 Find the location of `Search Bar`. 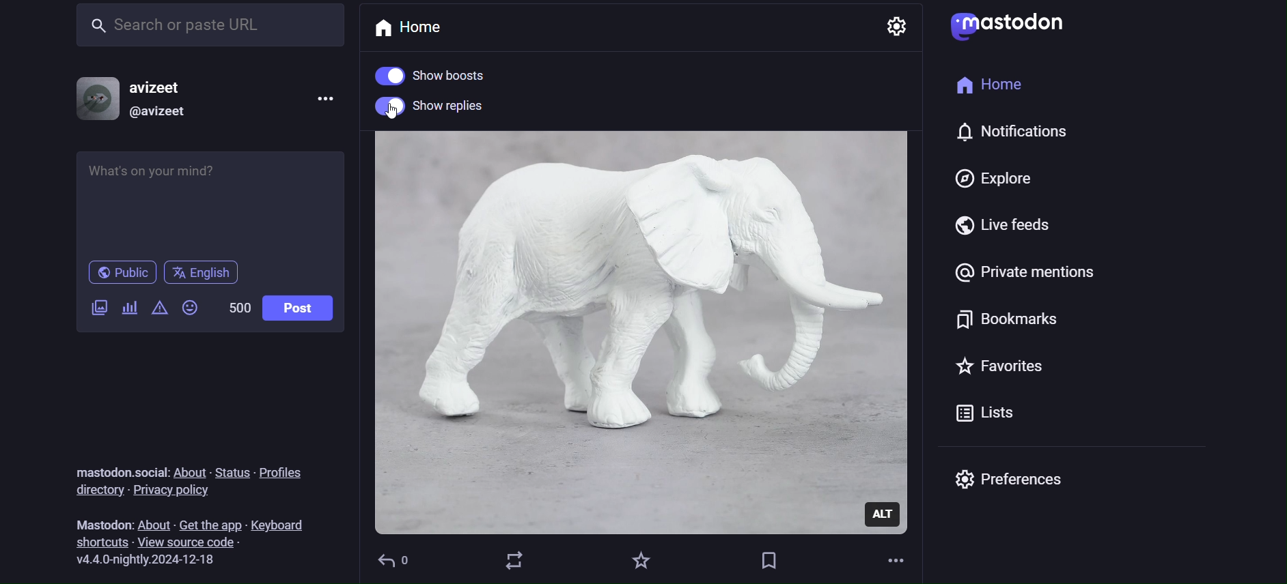

Search Bar is located at coordinates (208, 24).